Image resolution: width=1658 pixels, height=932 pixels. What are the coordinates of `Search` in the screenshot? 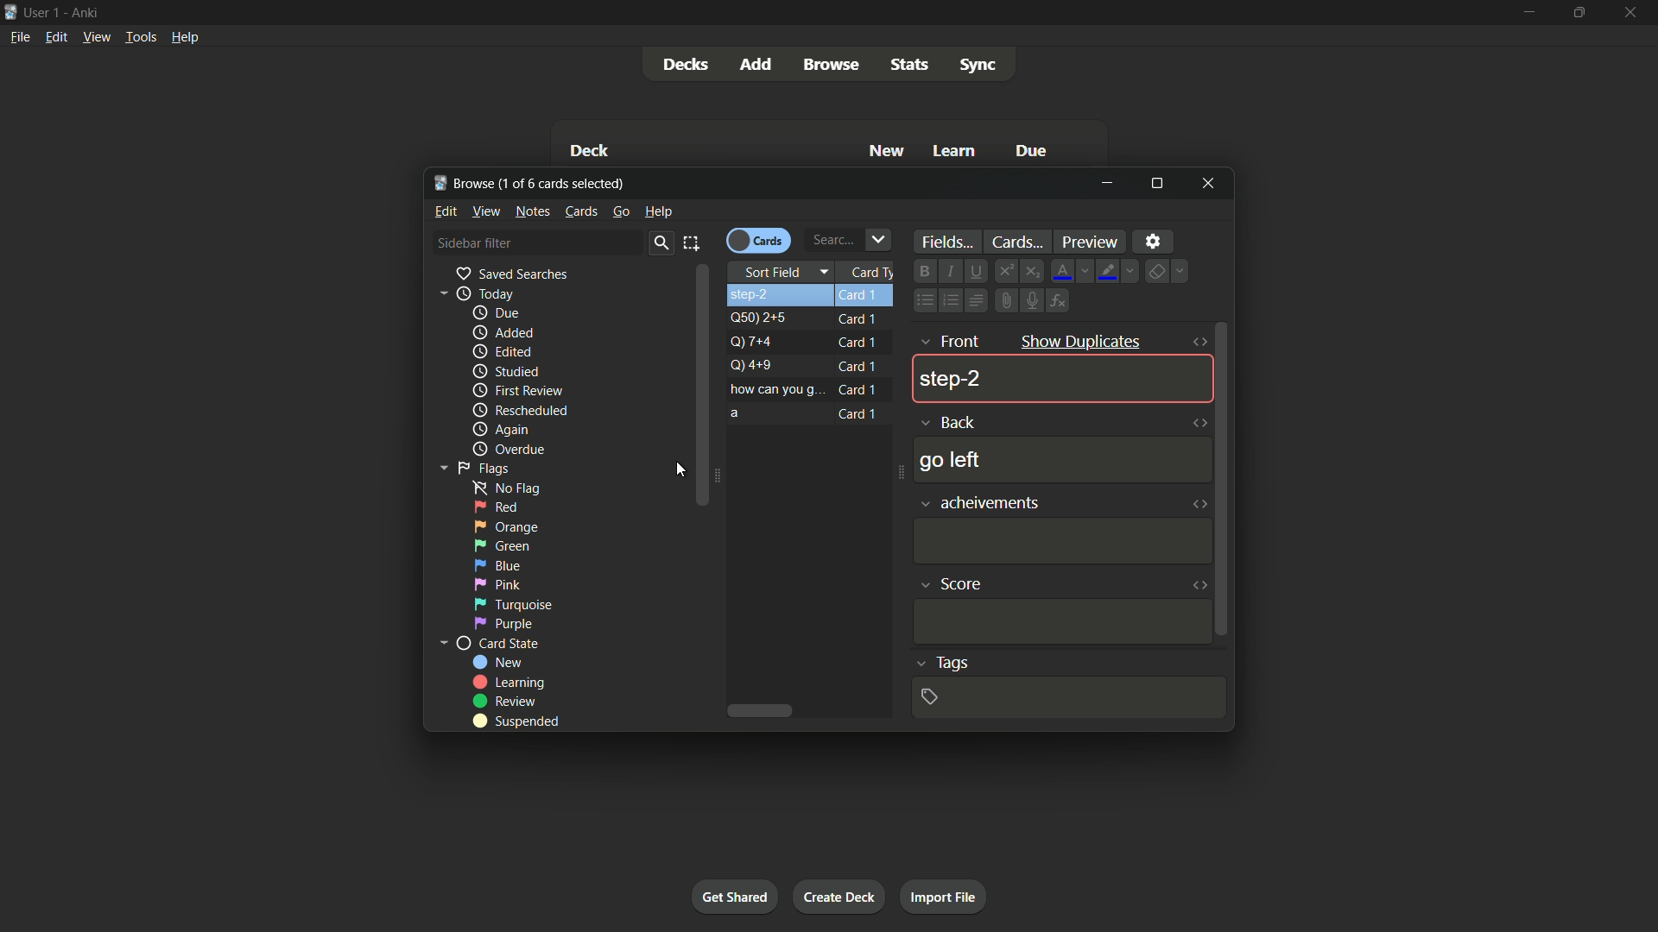 It's located at (660, 243).